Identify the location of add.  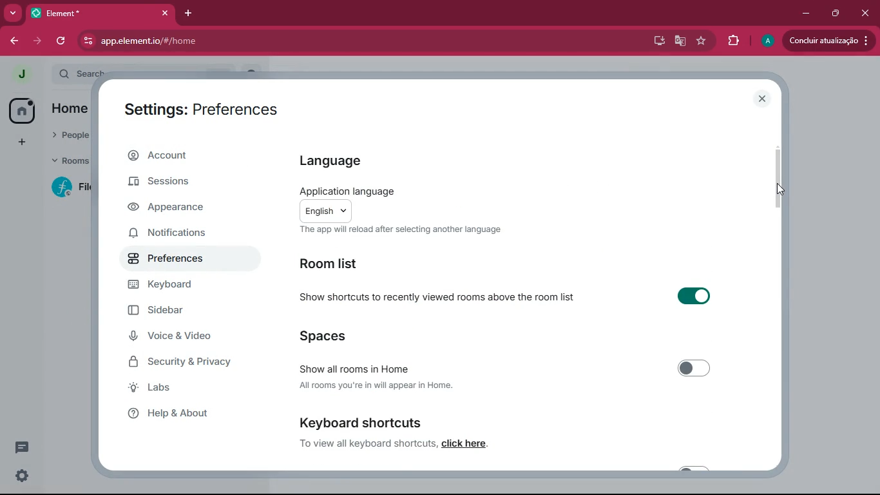
(19, 142).